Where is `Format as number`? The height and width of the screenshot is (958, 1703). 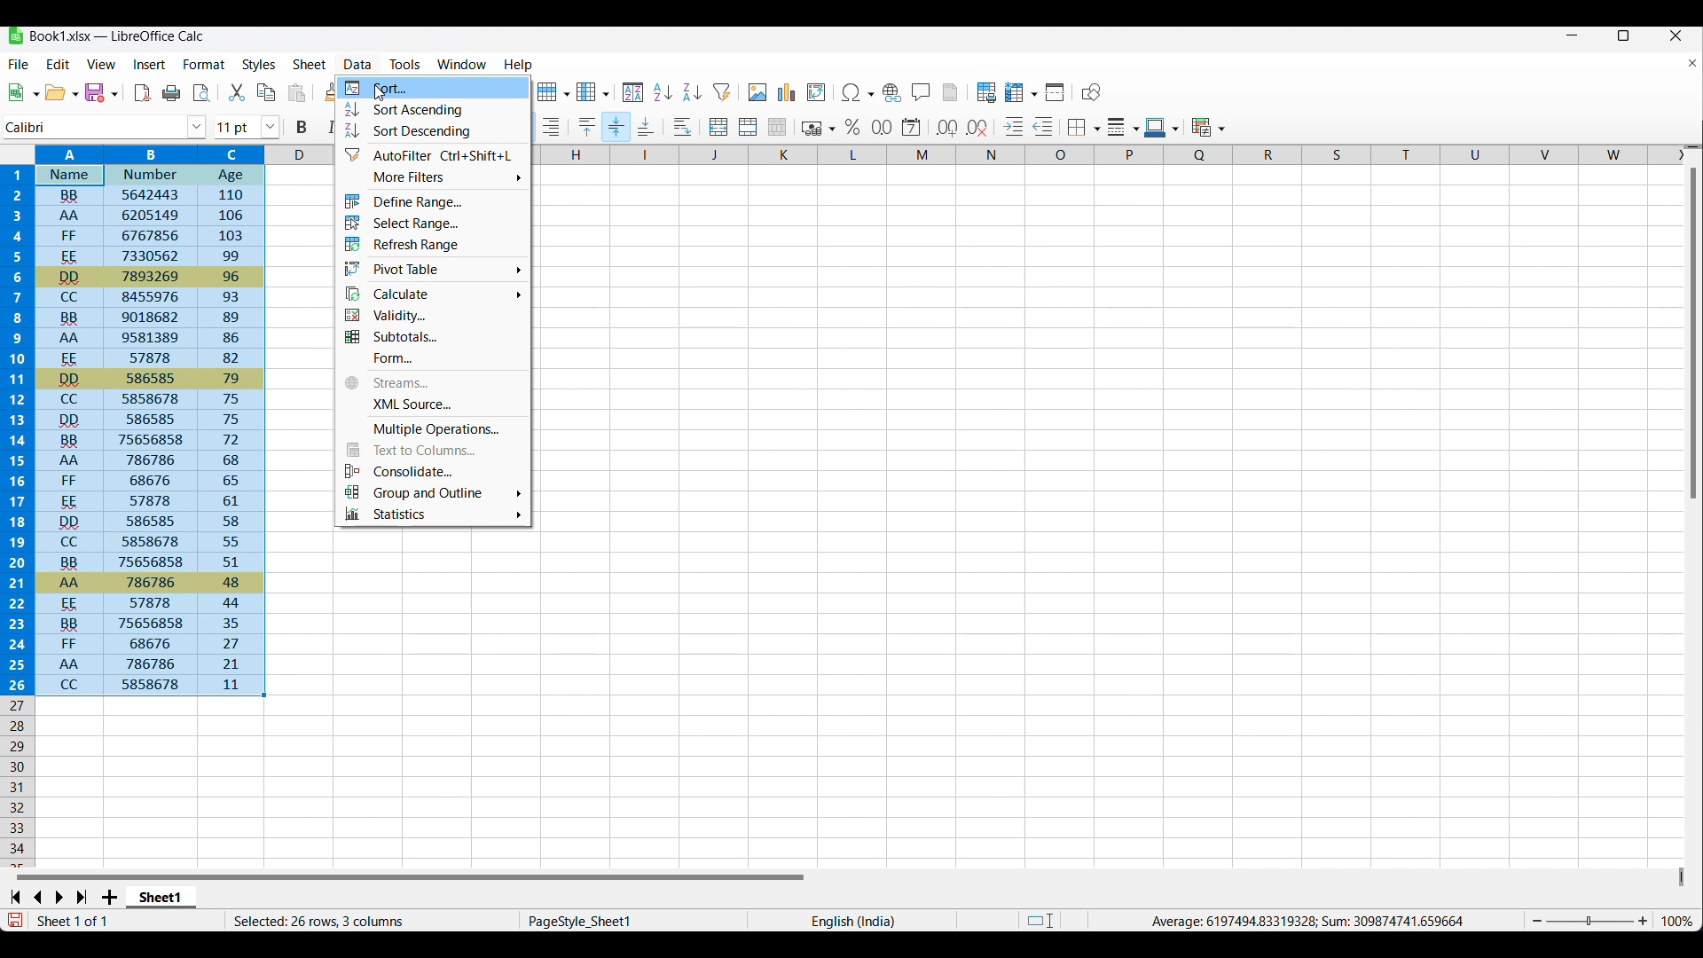
Format as number is located at coordinates (883, 127).